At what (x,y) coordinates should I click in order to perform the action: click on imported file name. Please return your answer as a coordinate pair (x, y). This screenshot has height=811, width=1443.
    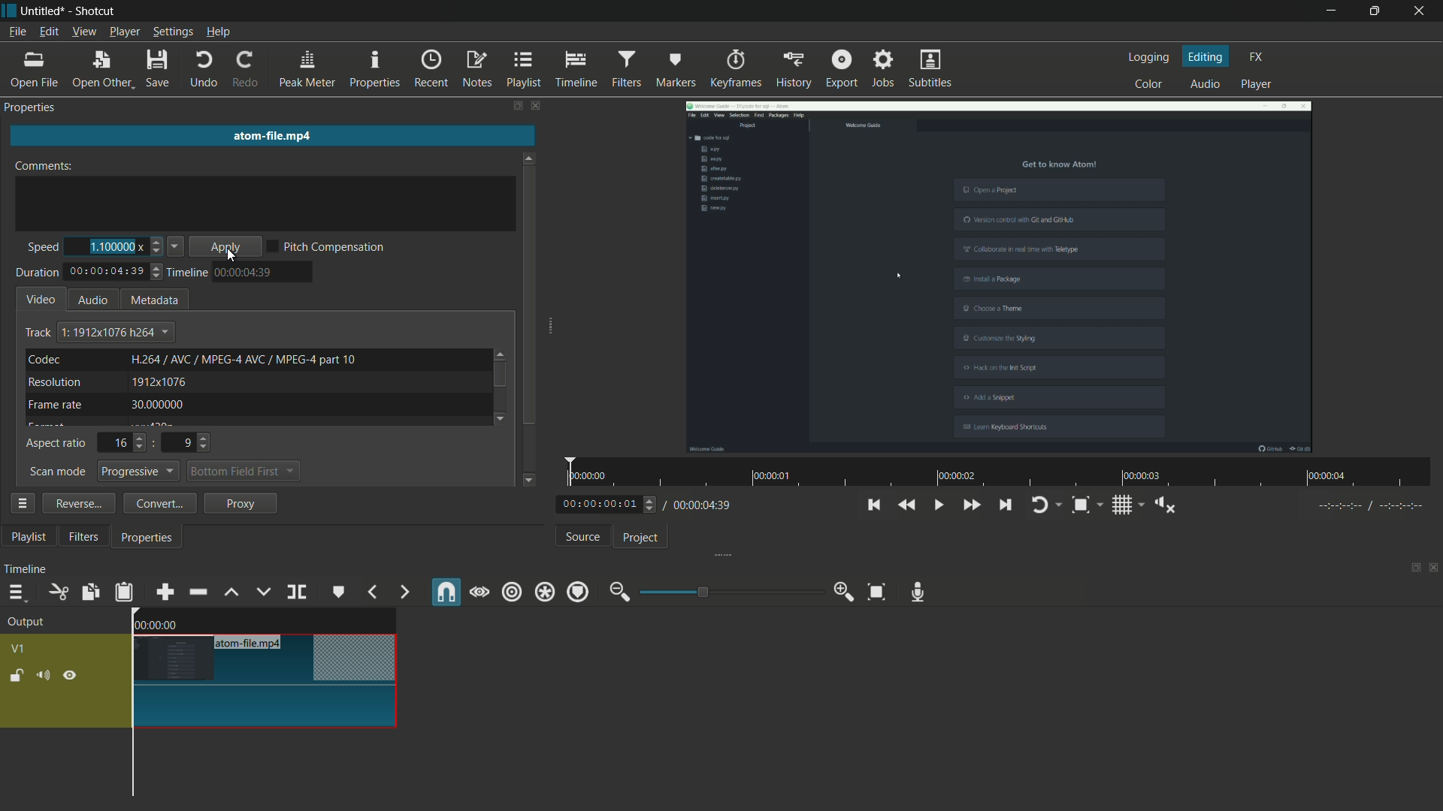
    Looking at the image, I should click on (273, 131).